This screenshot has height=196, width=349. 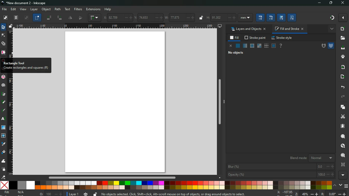 I want to click on inkscape, so click(x=28, y=3).